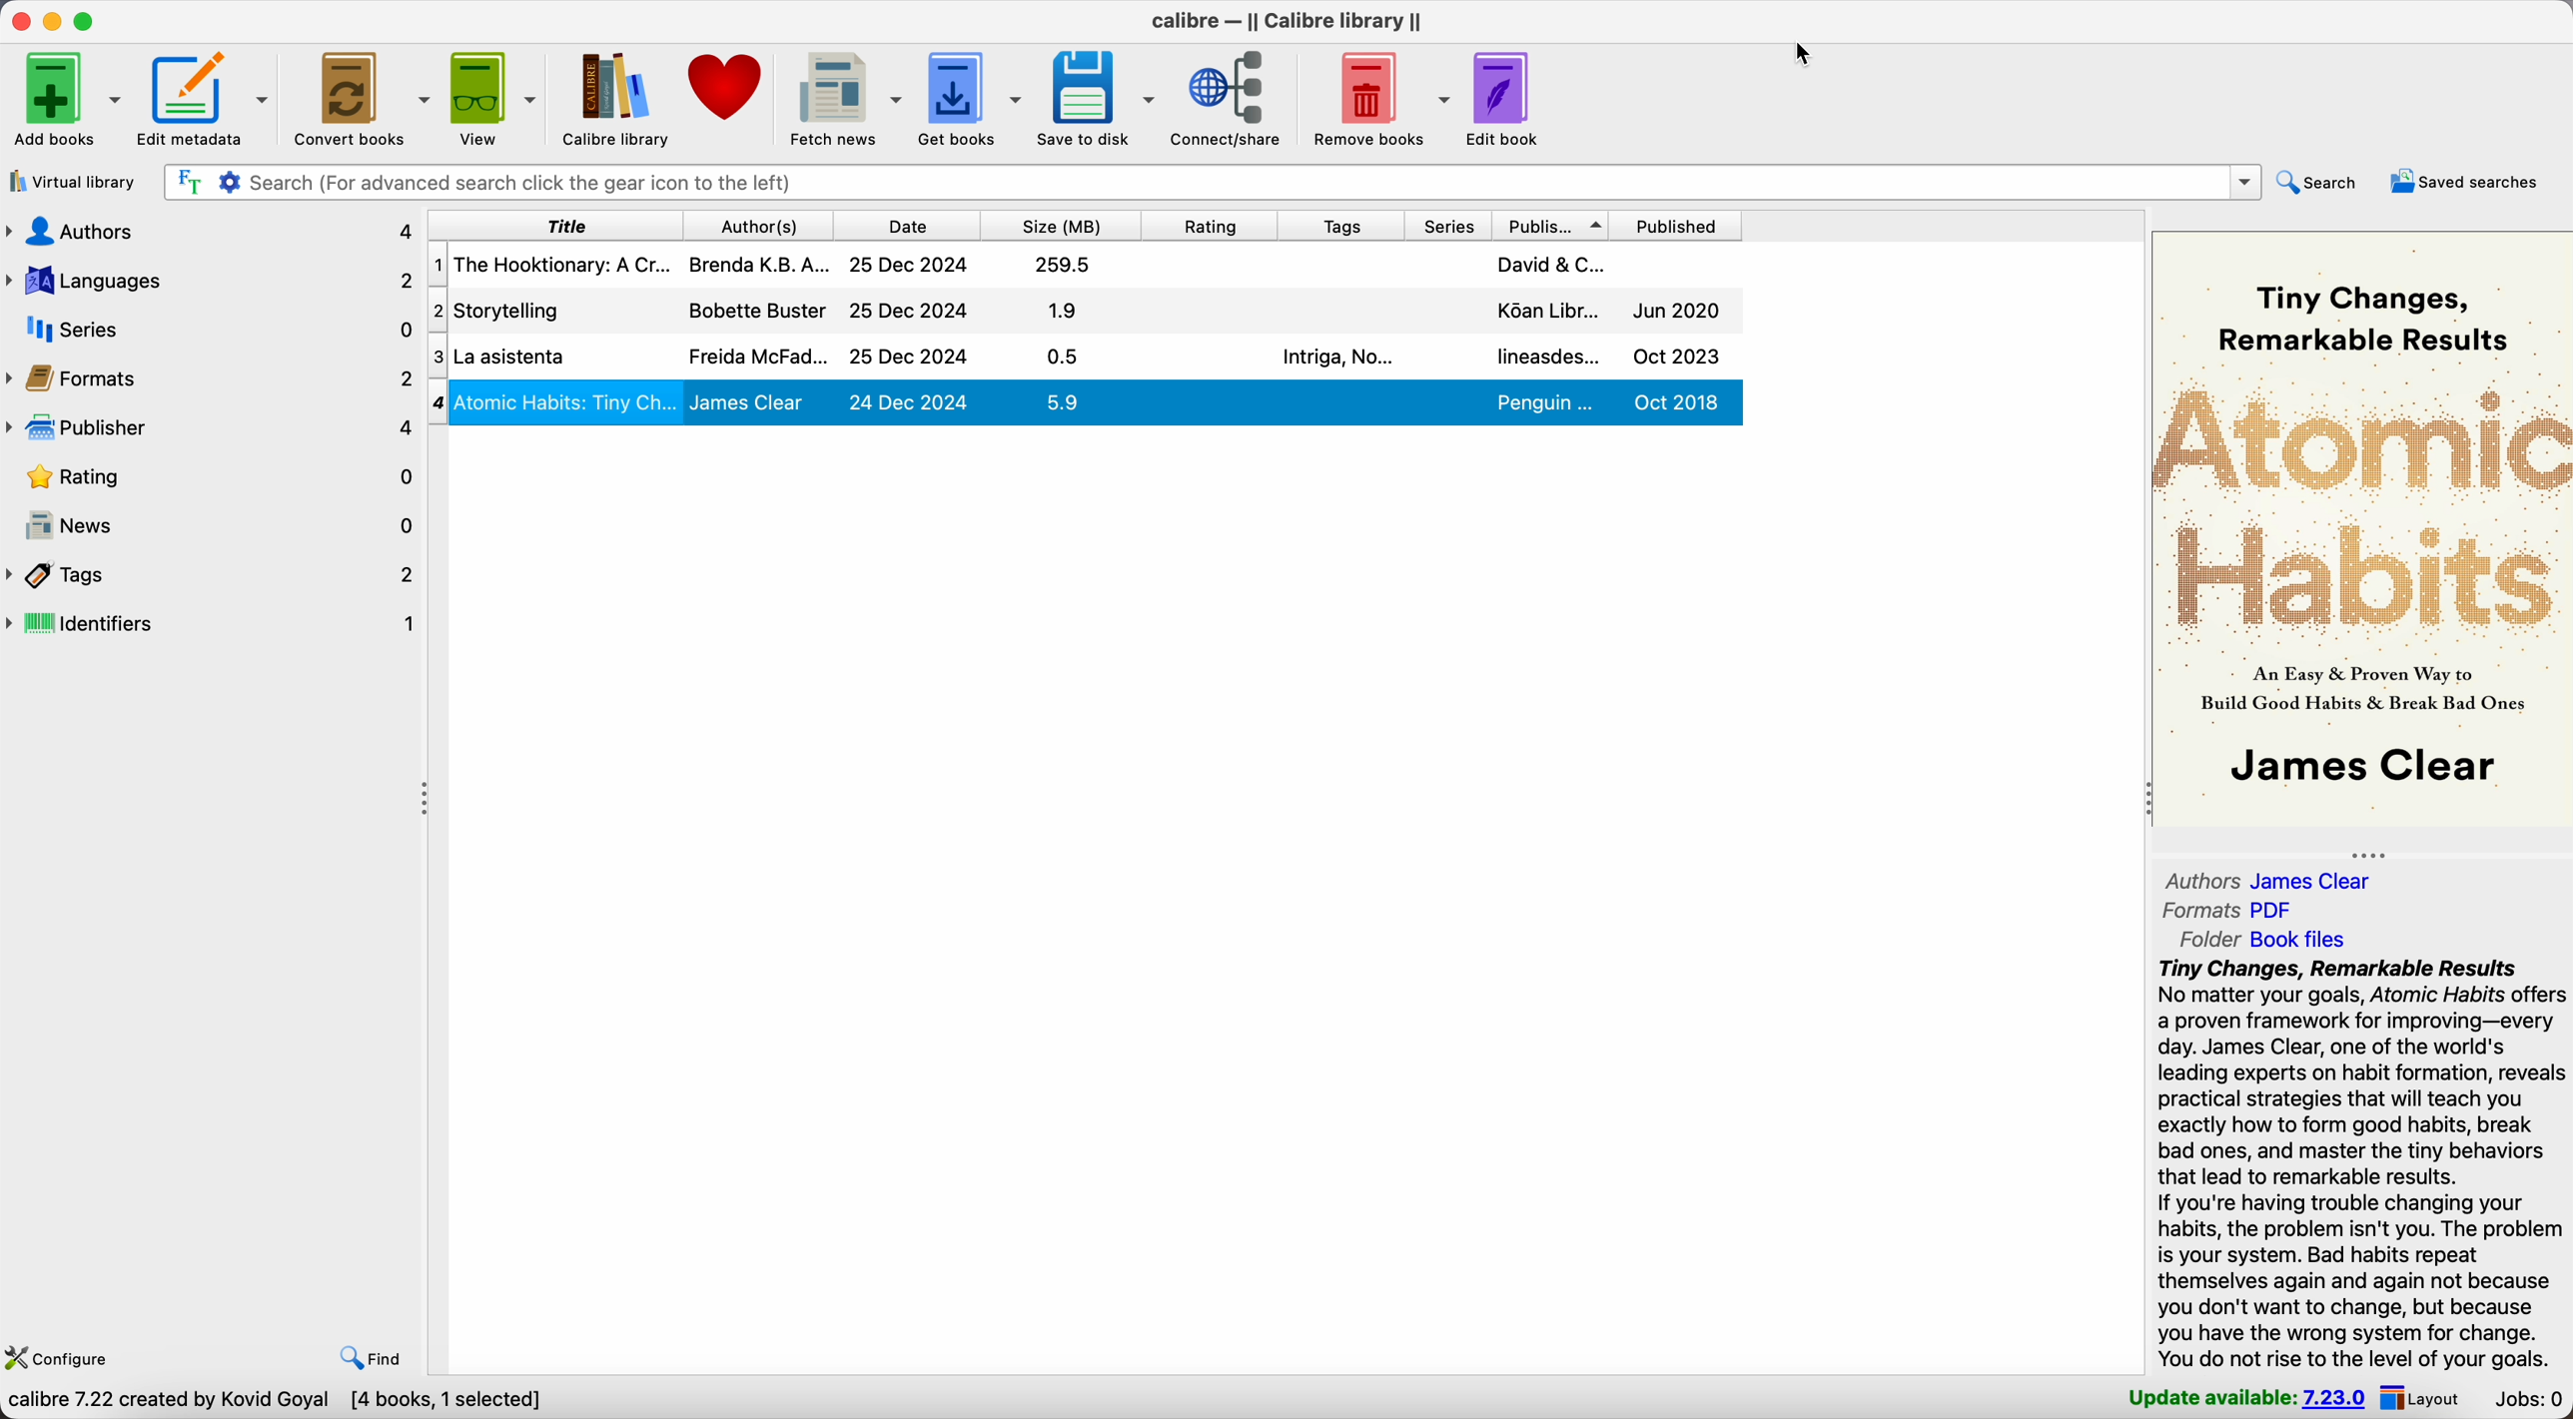  What do you see at coordinates (426, 800) in the screenshot?
I see `toggle expand/contract` at bounding box center [426, 800].